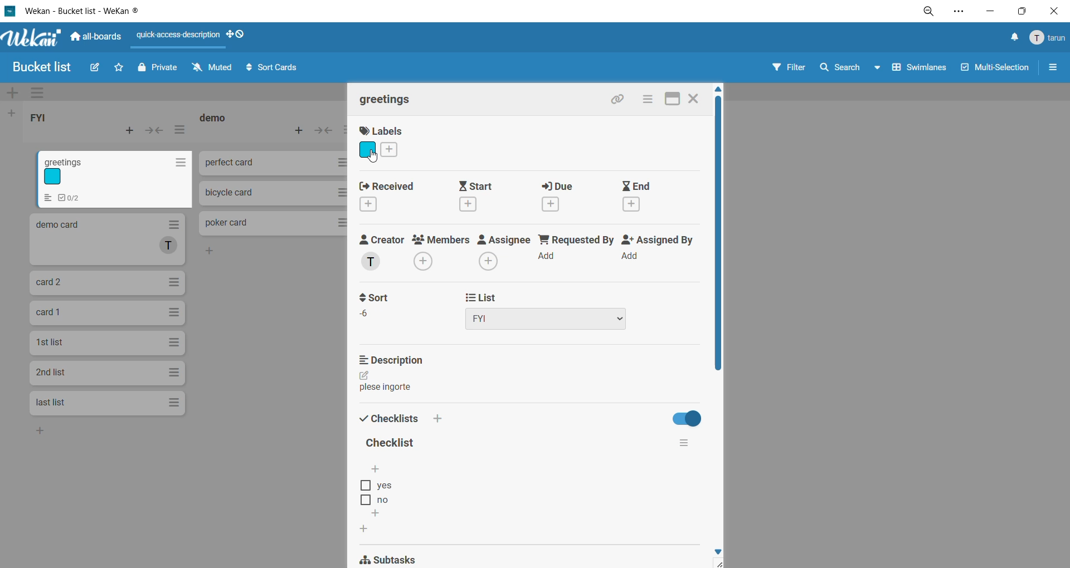 Image resolution: width=1070 pixels, height=568 pixels. Describe the element at coordinates (694, 99) in the screenshot. I see `close` at that location.